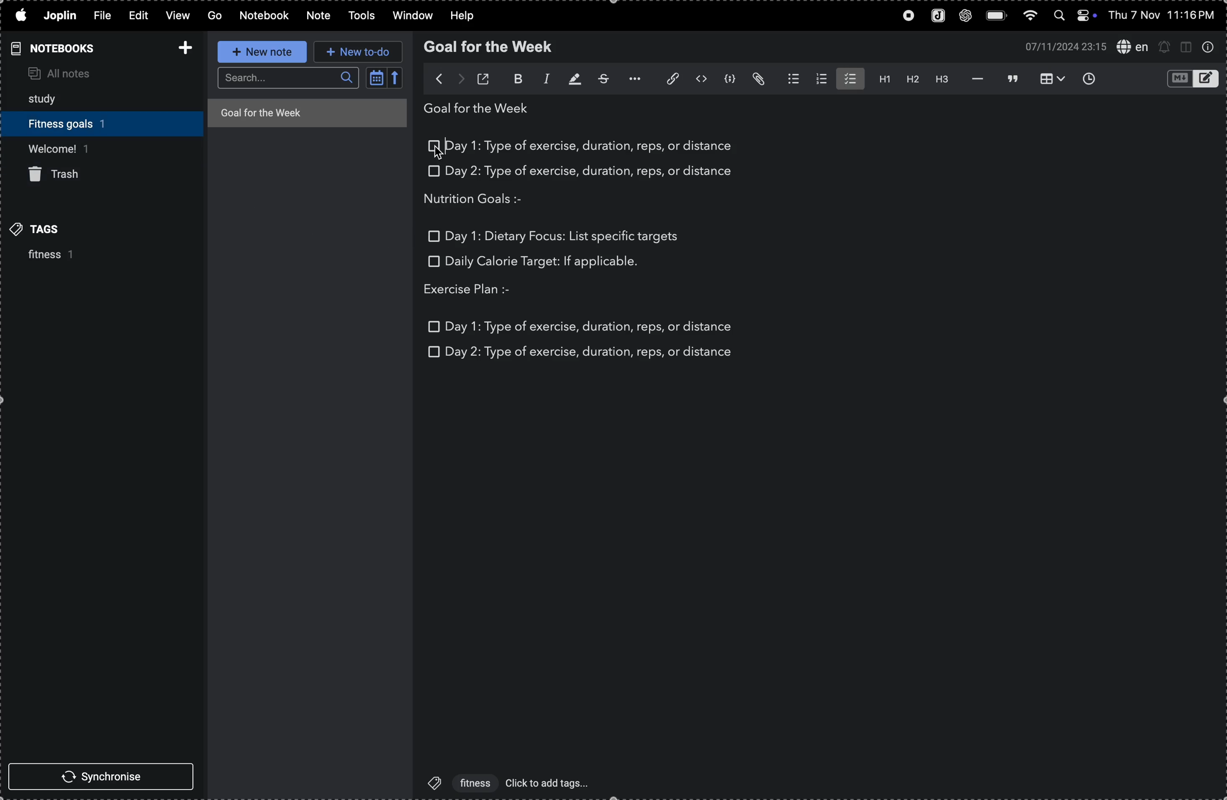  What do you see at coordinates (1012, 78) in the screenshot?
I see `black quote` at bounding box center [1012, 78].